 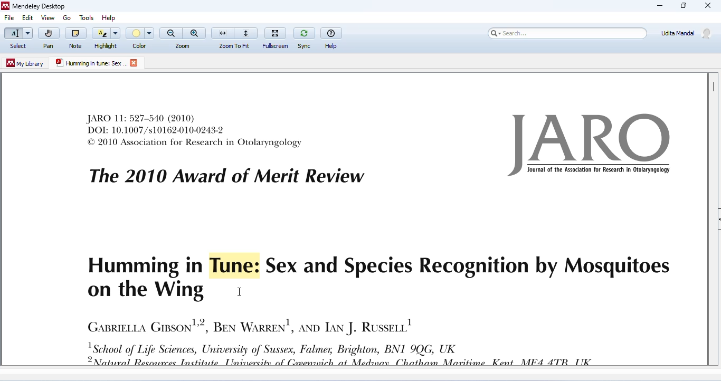 What do you see at coordinates (249, 325) in the screenshot?
I see `GABRIELLA Gisson'2, BEN WARREN, AND IAN J. RUSSELL.` at bounding box center [249, 325].